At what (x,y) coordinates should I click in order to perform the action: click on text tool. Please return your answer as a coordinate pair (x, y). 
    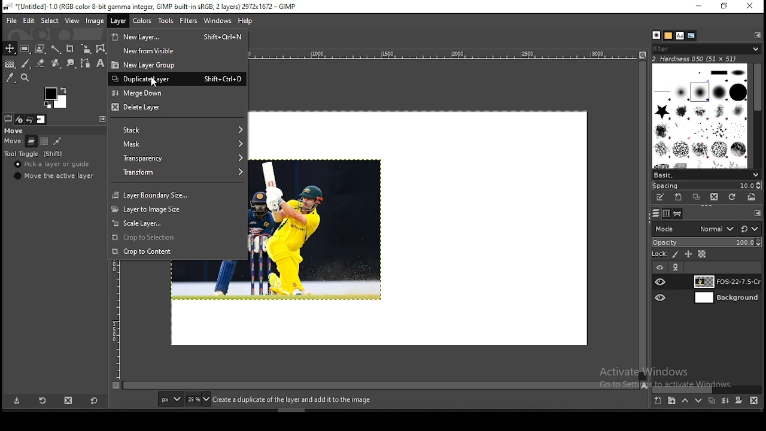
    Looking at the image, I should click on (98, 64).